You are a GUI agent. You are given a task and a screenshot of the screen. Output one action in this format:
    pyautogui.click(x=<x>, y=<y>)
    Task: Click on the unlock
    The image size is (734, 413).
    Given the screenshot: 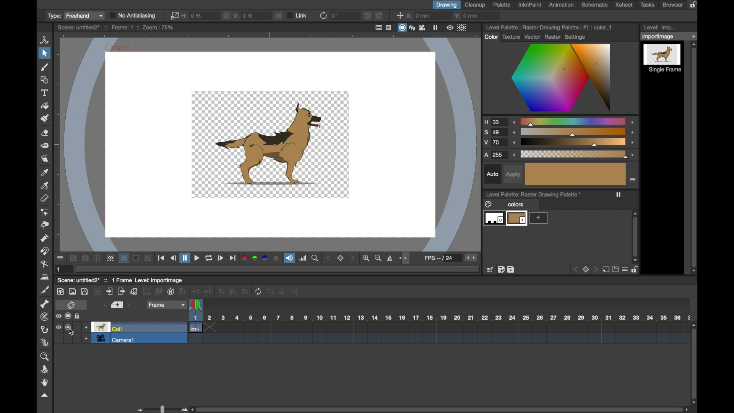 What is the action you would take?
    pyautogui.click(x=79, y=316)
    